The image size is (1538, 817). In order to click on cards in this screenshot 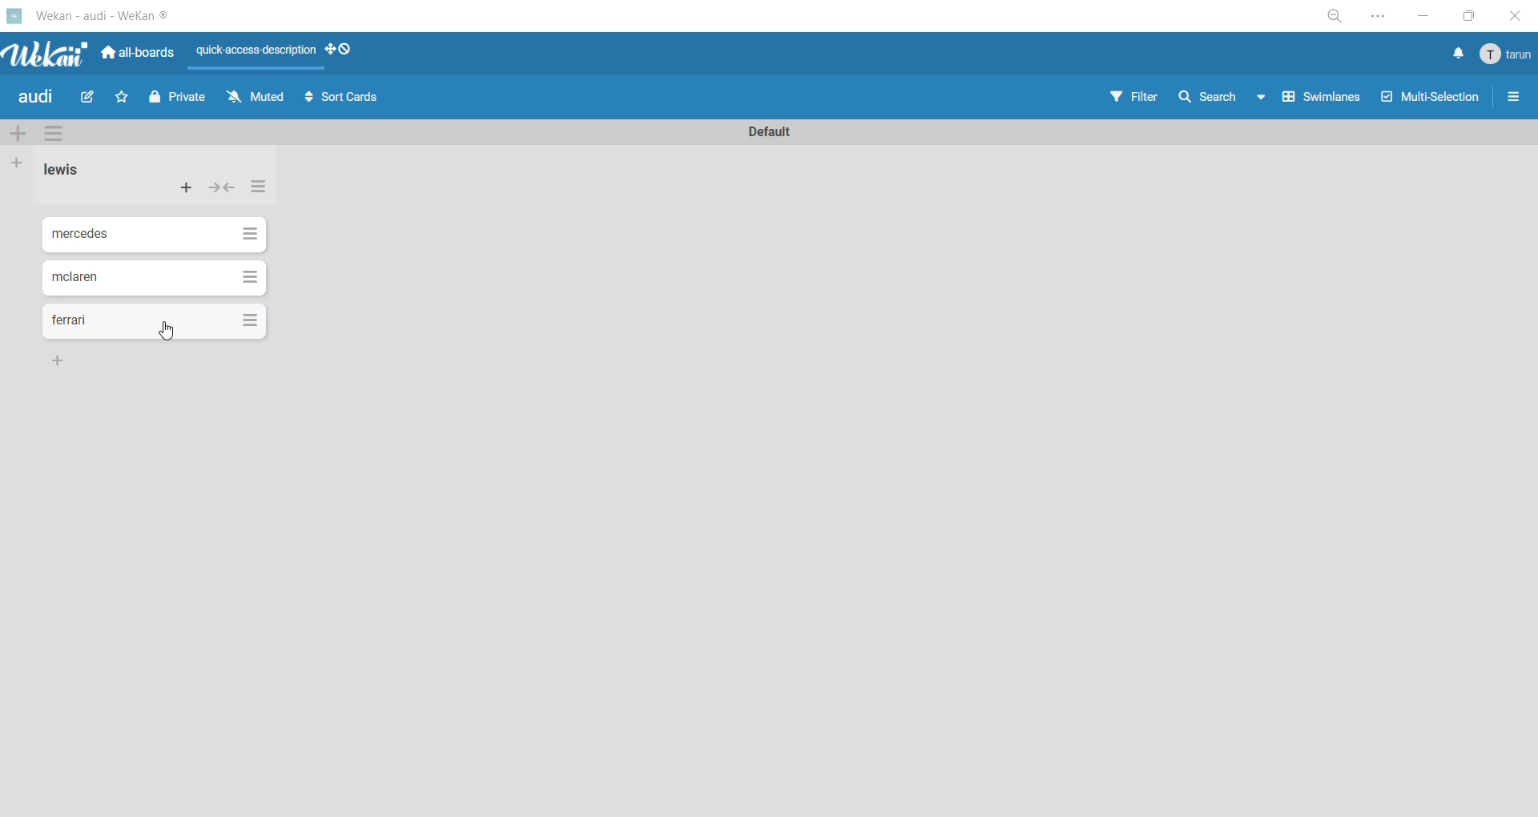, I will do `click(154, 322)`.